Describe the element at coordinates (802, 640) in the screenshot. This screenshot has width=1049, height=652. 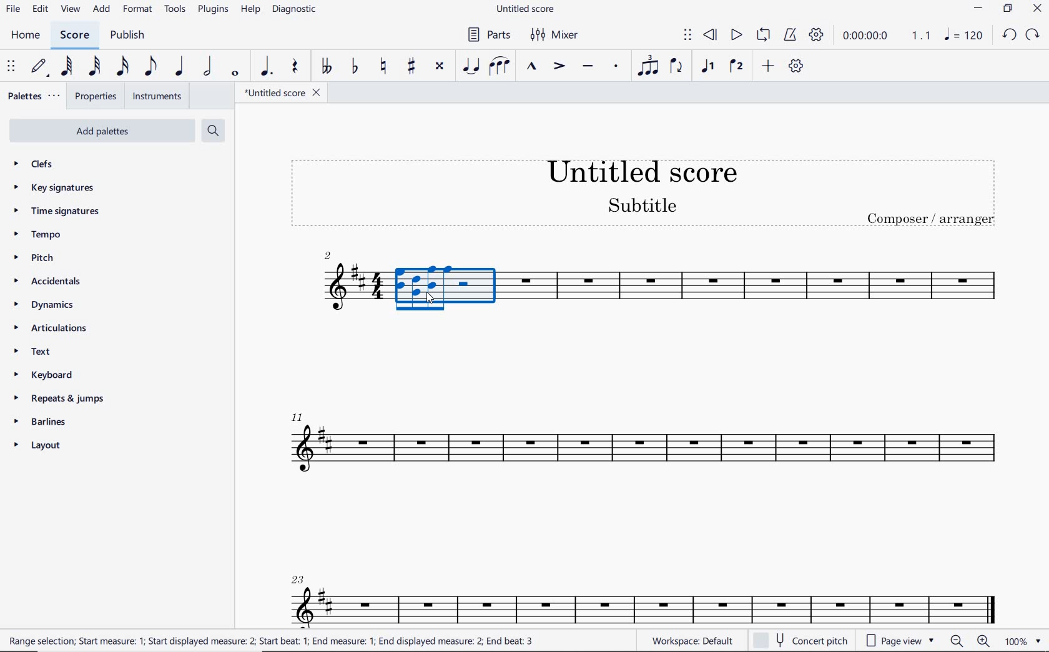
I see `concert pitch` at that location.